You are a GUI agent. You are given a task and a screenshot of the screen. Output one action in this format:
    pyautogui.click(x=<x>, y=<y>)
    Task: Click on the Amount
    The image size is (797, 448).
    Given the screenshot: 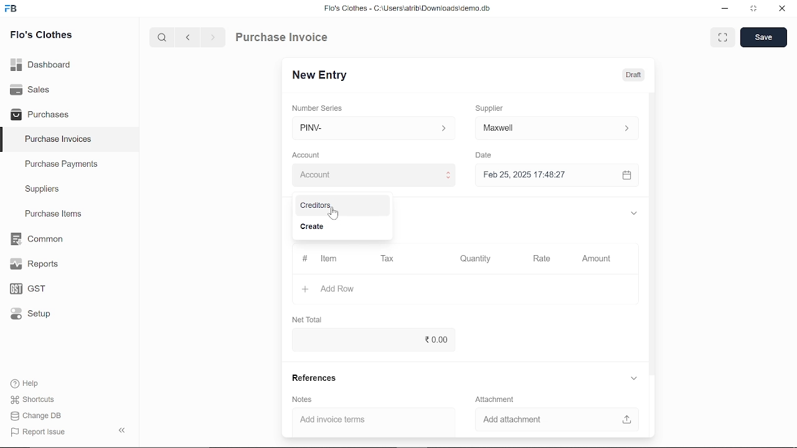 What is the action you would take?
    pyautogui.click(x=595, y=258)
    